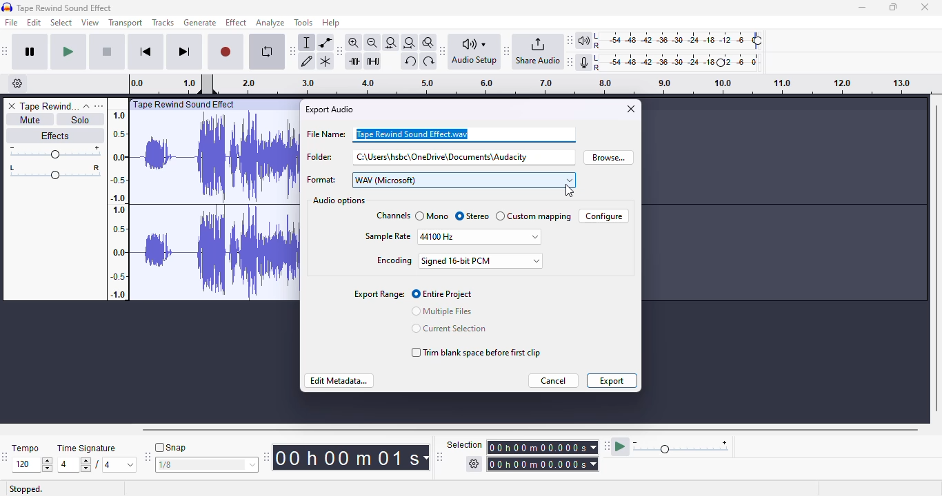 The width and height of the screenshot is (942, 496). I want to click on entire project, so click(442, 294).